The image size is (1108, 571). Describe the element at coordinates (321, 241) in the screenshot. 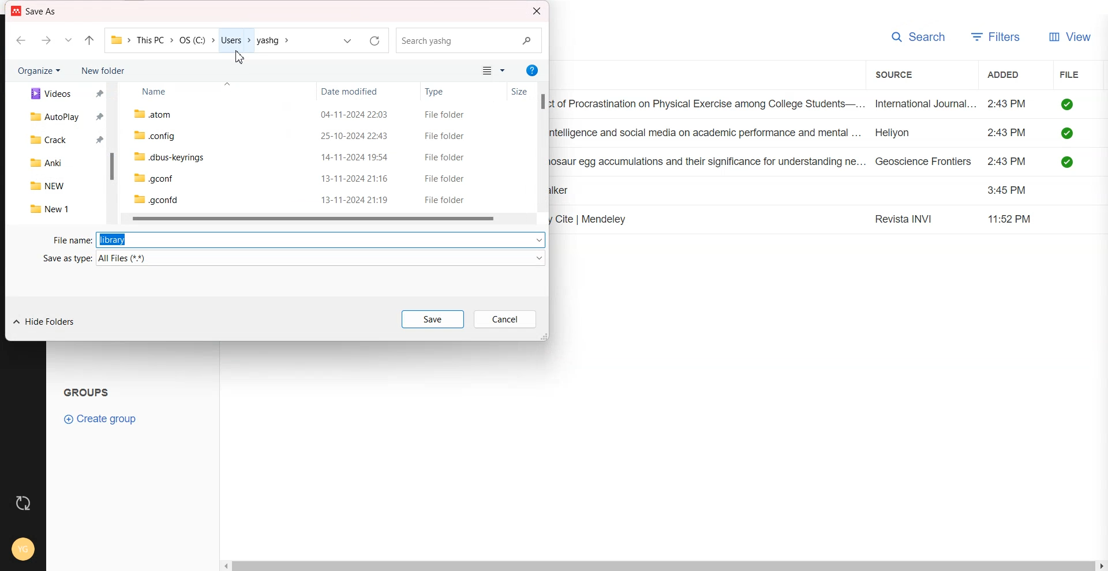

I see `library` at that location.